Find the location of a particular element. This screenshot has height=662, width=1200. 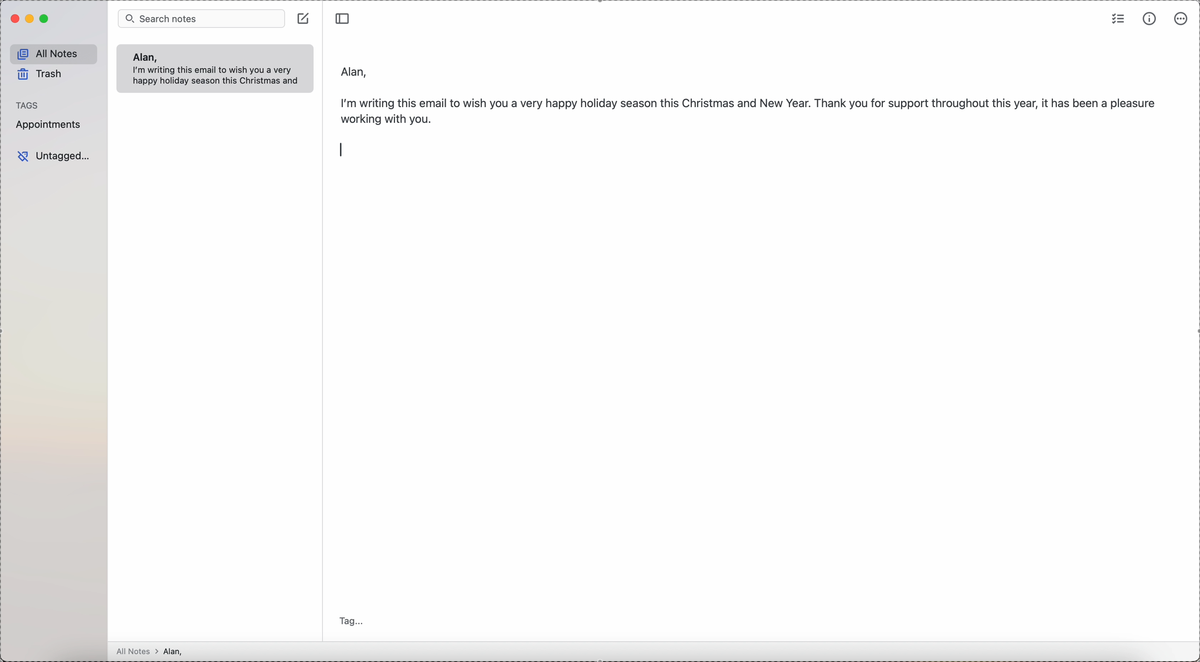

toggle sidebar is located at coordinates (344, 17).